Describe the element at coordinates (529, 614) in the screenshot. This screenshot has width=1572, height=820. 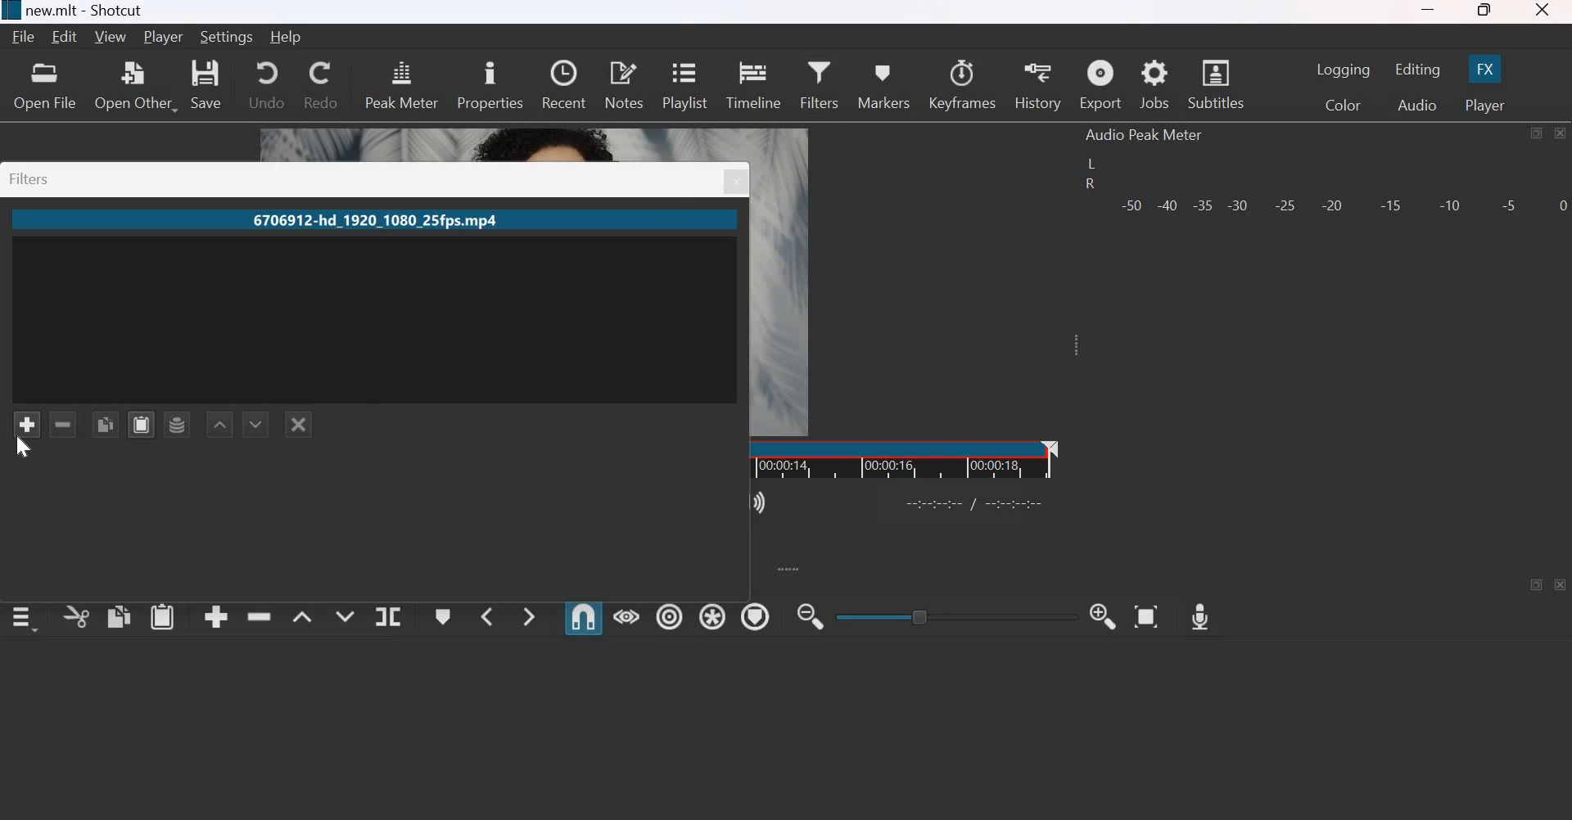
I see `Next Marker` at that location.